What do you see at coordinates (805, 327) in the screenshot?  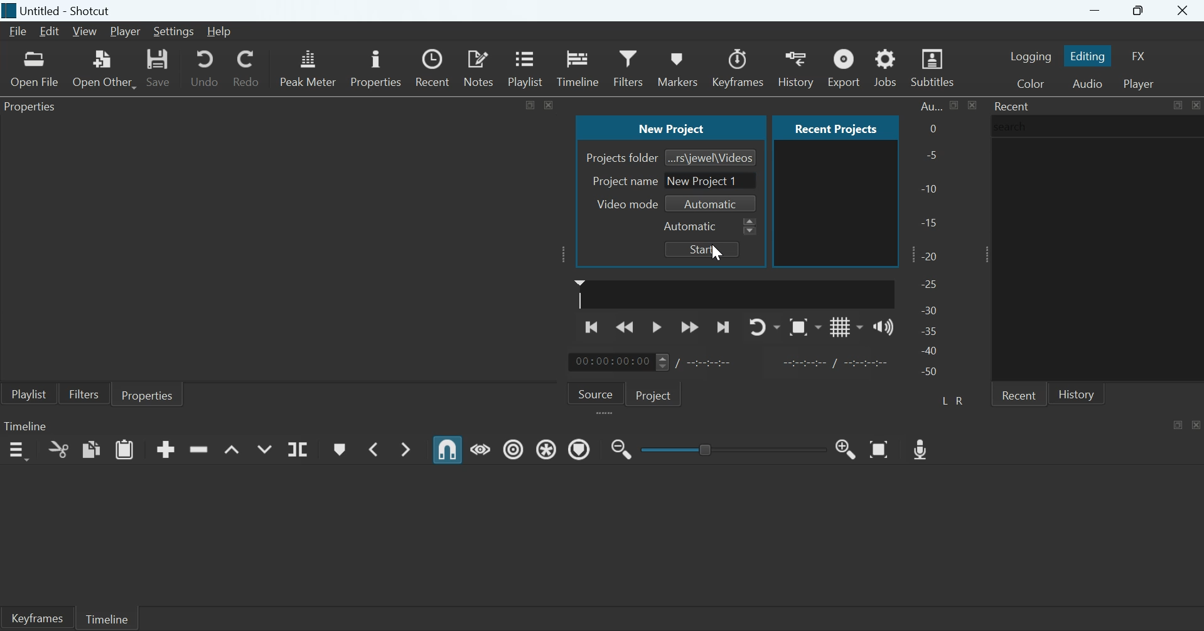 I see `toggle zoom` at bounding box center [805, 327].